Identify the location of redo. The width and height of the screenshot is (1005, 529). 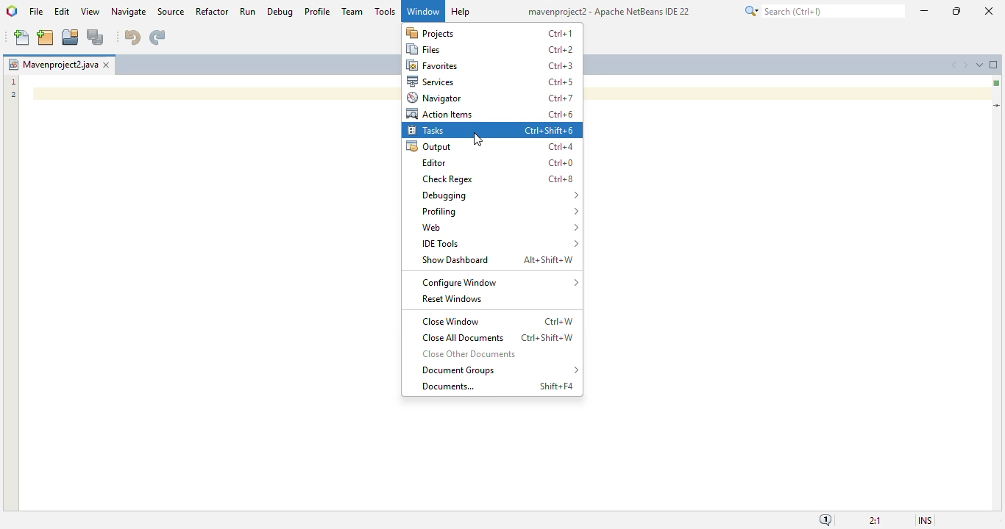
(157, 37).